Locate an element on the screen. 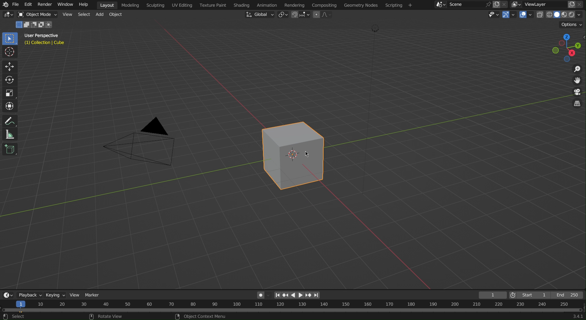  Proportional Editing is located at coordinates (324, 15).